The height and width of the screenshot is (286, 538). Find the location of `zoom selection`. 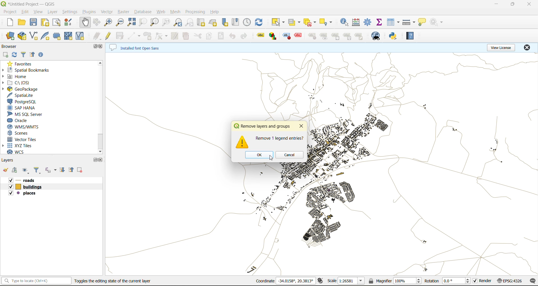

zoom selection is located at coordinates (143, 22).